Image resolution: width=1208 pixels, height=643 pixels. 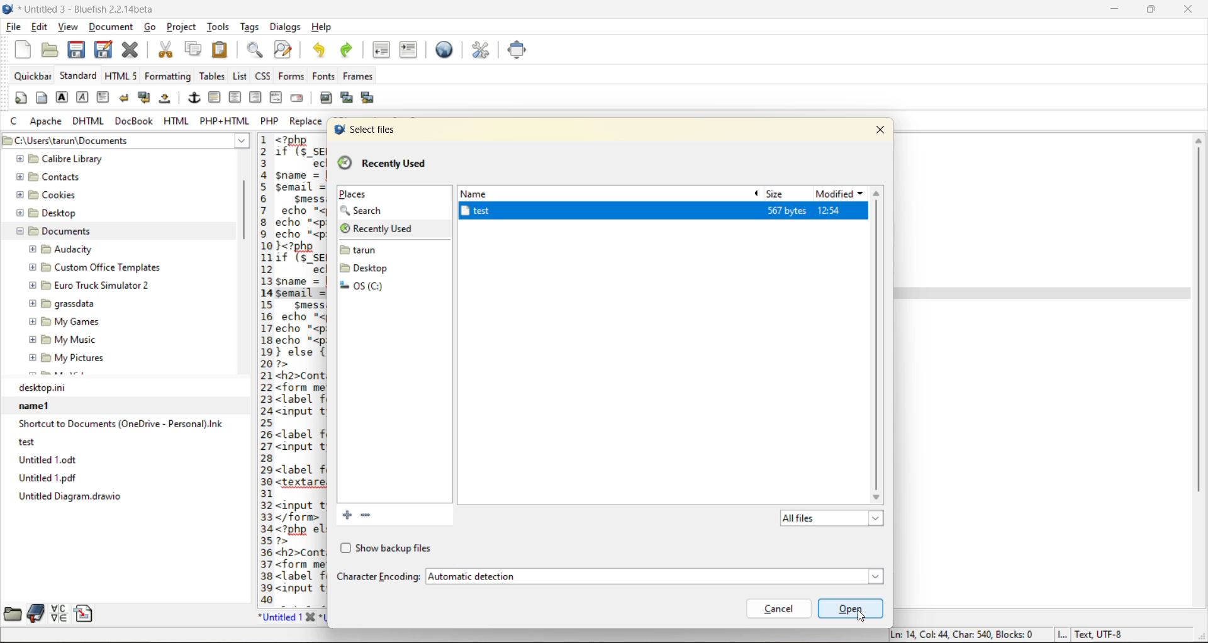 What do you see at coordinates (353, 195) in the screenshot?
I see `places` at bounding box center [353, 195].